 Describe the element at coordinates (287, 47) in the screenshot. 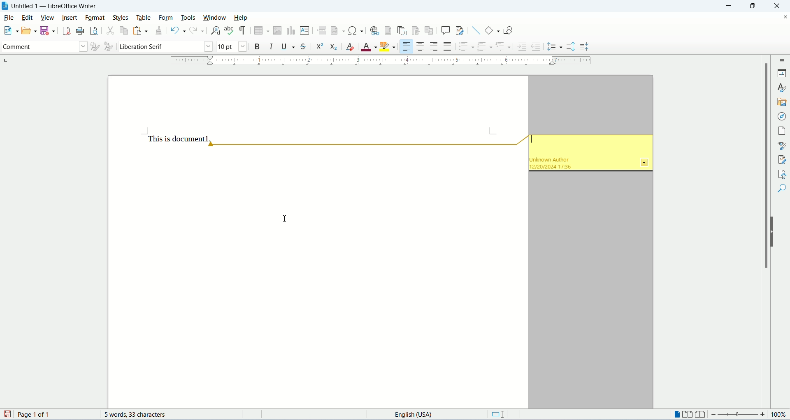

I see `underline` at that location.